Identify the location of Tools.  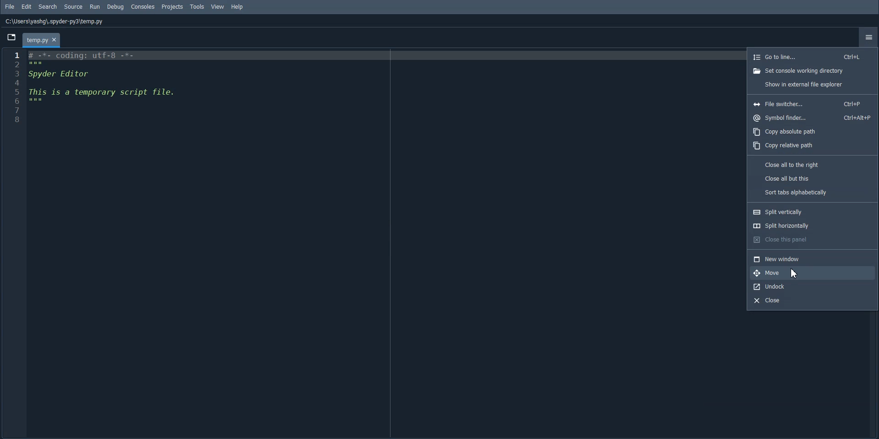
(198, 6).